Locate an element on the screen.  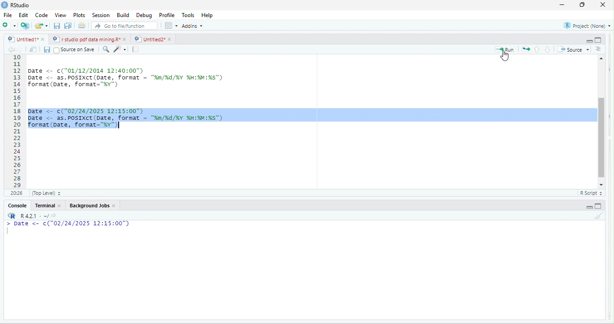
‘Background Jobs is located at coordinates (89, 206).